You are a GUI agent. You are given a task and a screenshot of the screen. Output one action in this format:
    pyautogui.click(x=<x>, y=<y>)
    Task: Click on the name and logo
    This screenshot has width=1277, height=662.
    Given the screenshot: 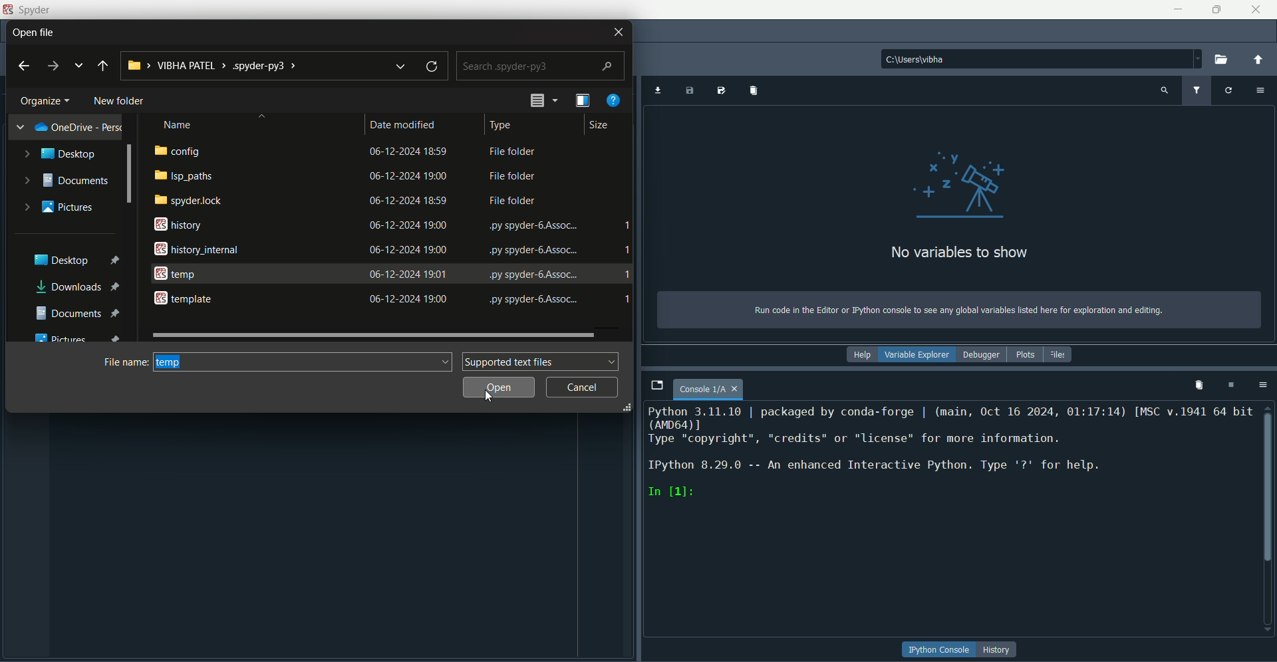 What is the action you would take?
    pyautogui.click(x=27, y=10)
    